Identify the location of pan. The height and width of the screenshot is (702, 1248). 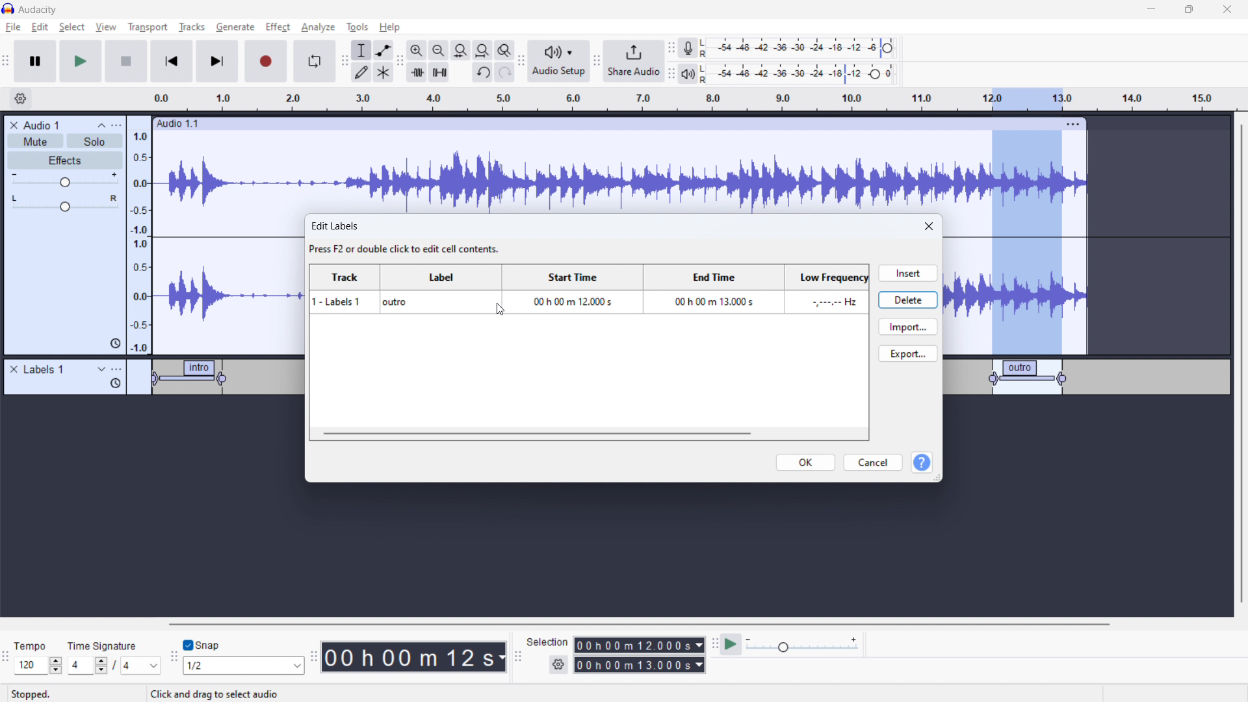
(65, 203).